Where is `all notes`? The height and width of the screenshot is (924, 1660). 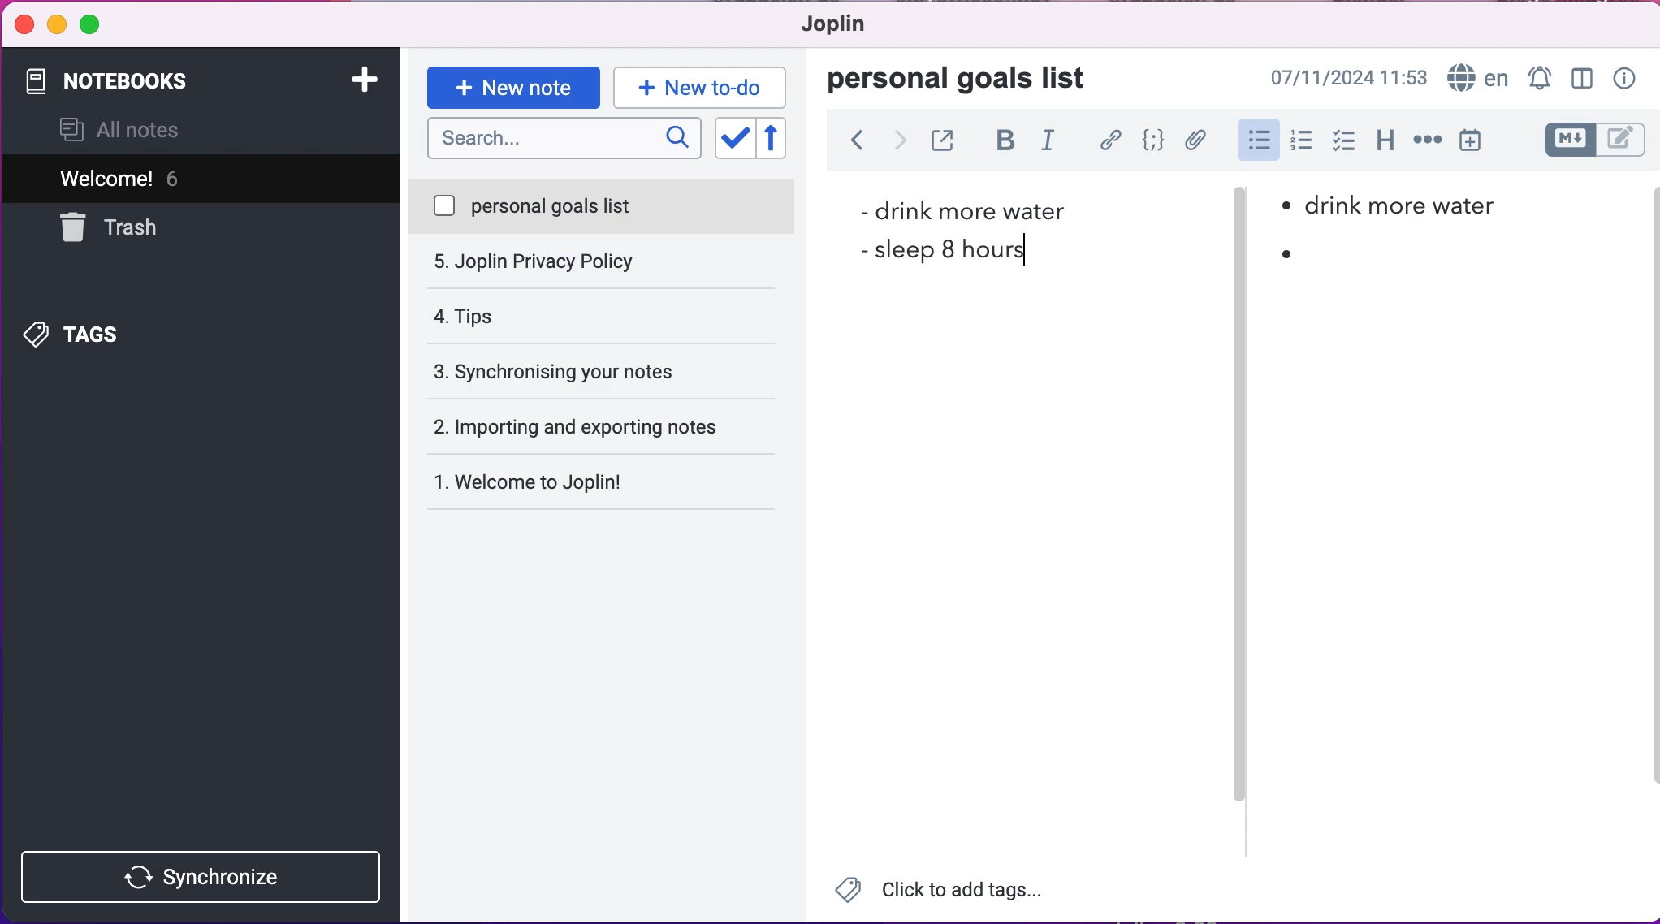
all notes is located at coordinates (130, 132).